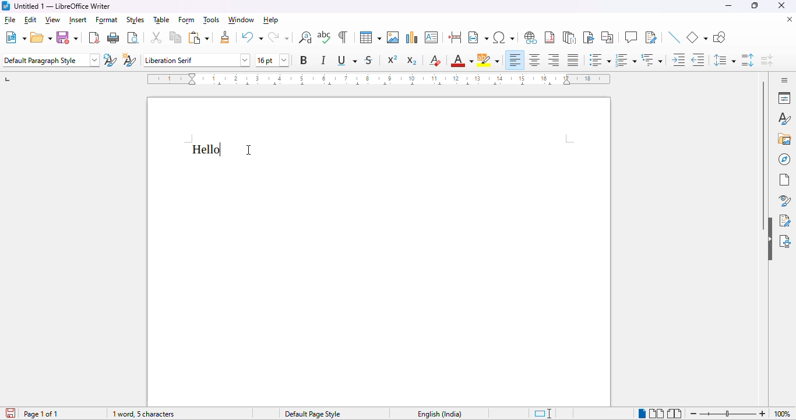 The width and height of the screenshot is (796, 420). I want to click on increase indent, so click(679, 60).